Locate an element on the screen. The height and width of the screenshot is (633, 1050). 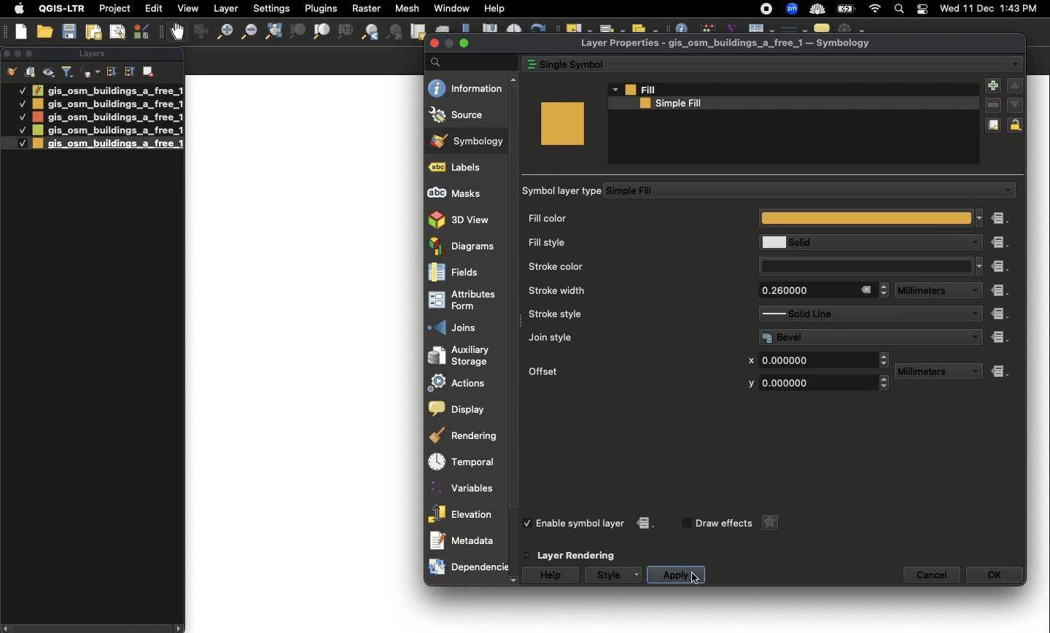
Sort ascending is located at coordinates (128, 71).